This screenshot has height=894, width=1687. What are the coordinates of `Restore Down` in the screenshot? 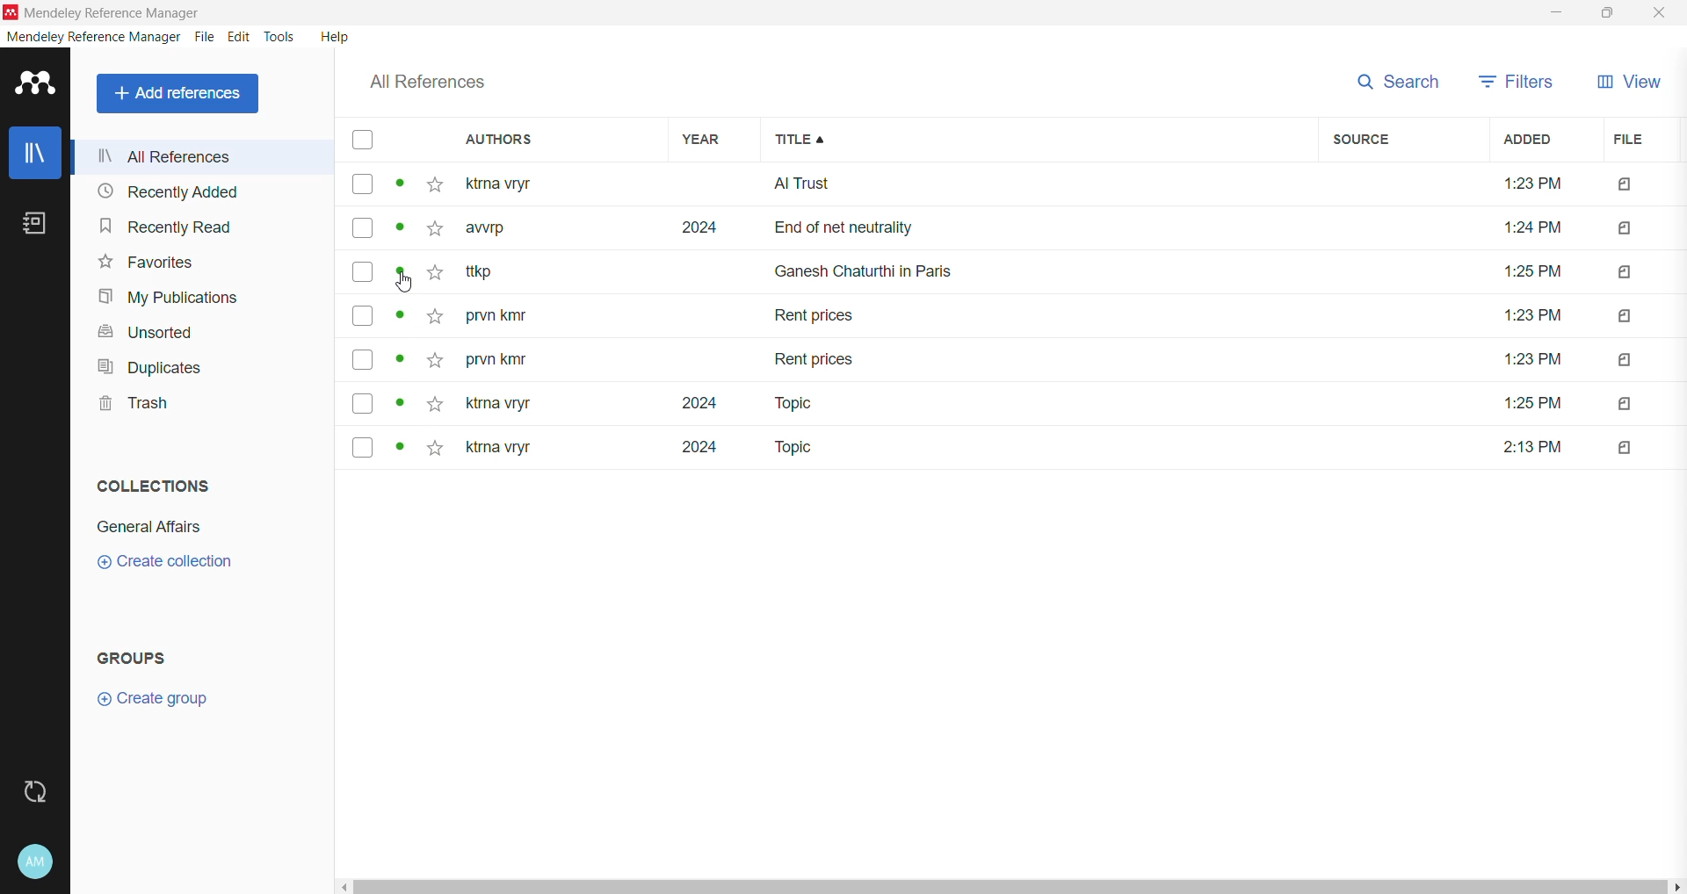 It's located at (1610, 13).